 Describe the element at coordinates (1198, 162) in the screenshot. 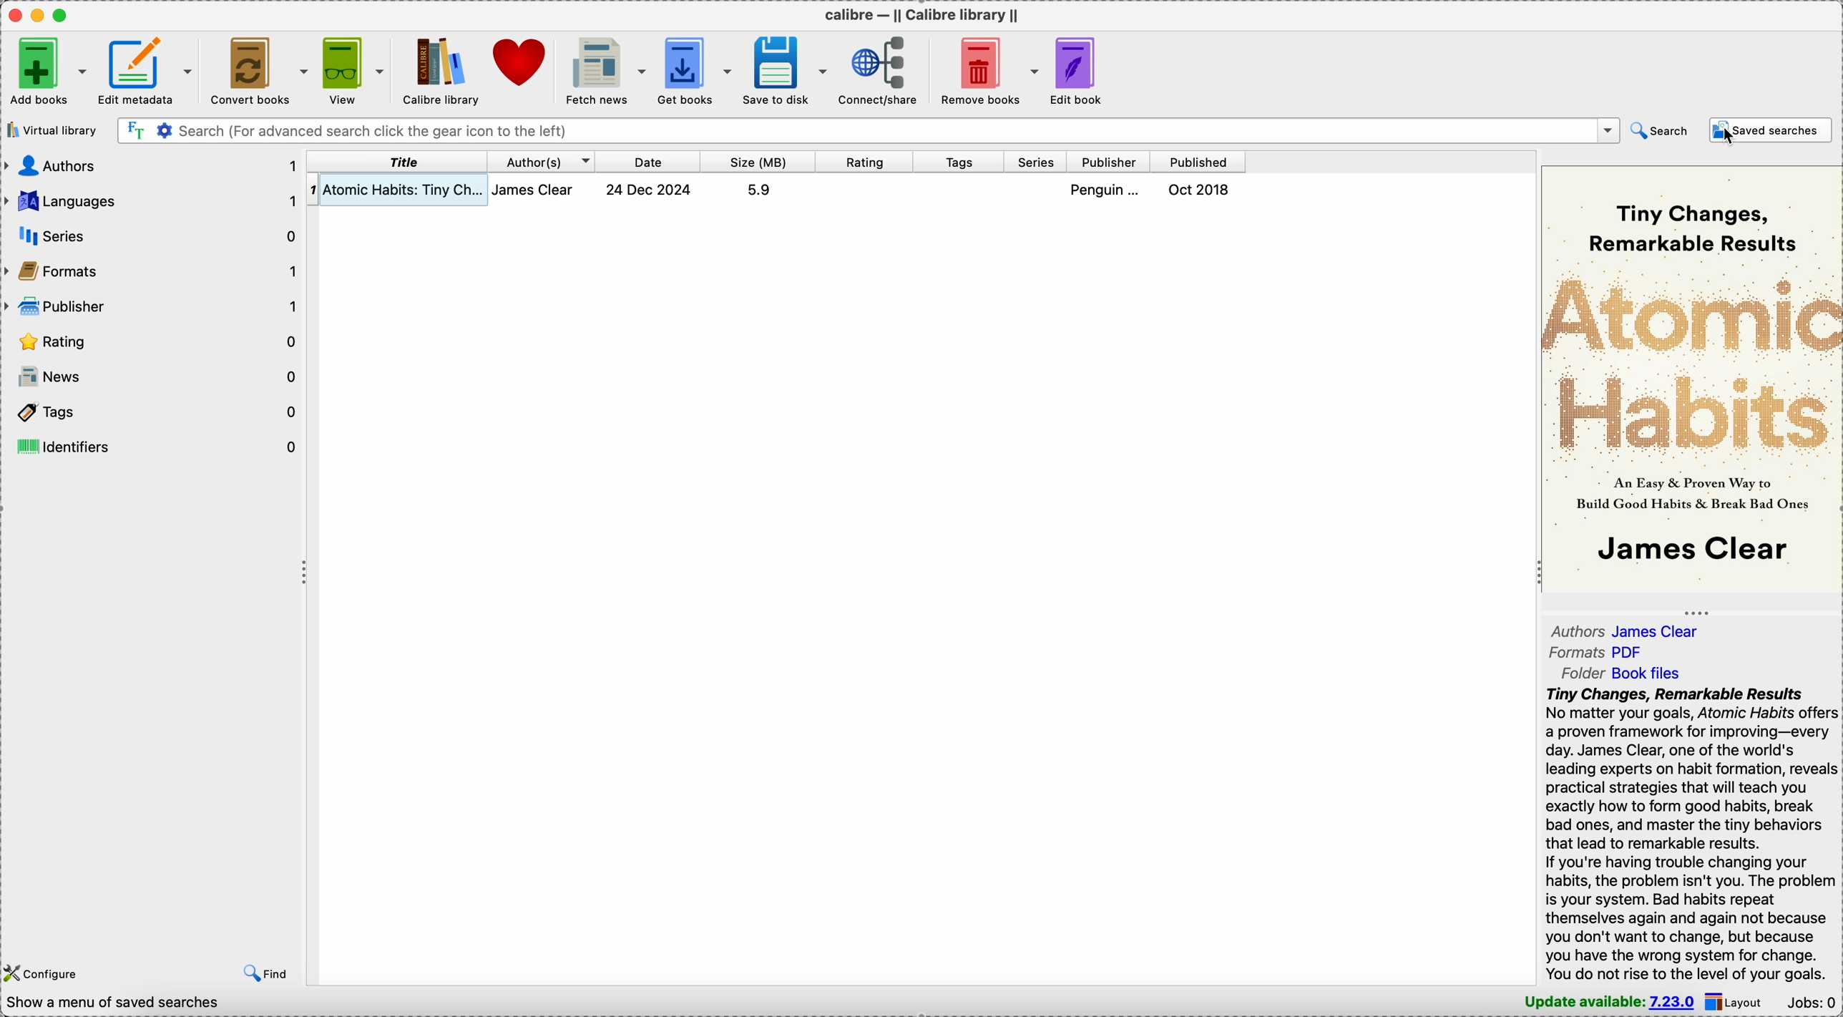

I see `published` at that location.